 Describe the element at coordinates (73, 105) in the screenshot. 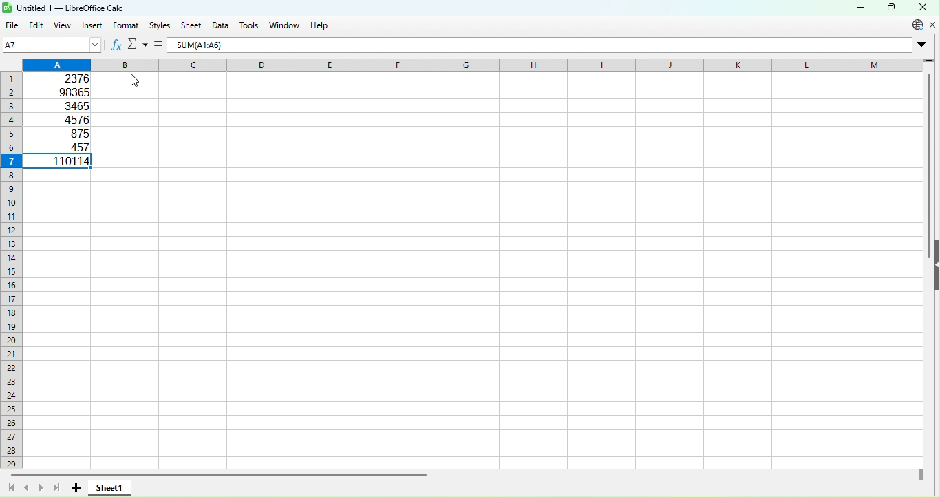

I see `3465` at that location.